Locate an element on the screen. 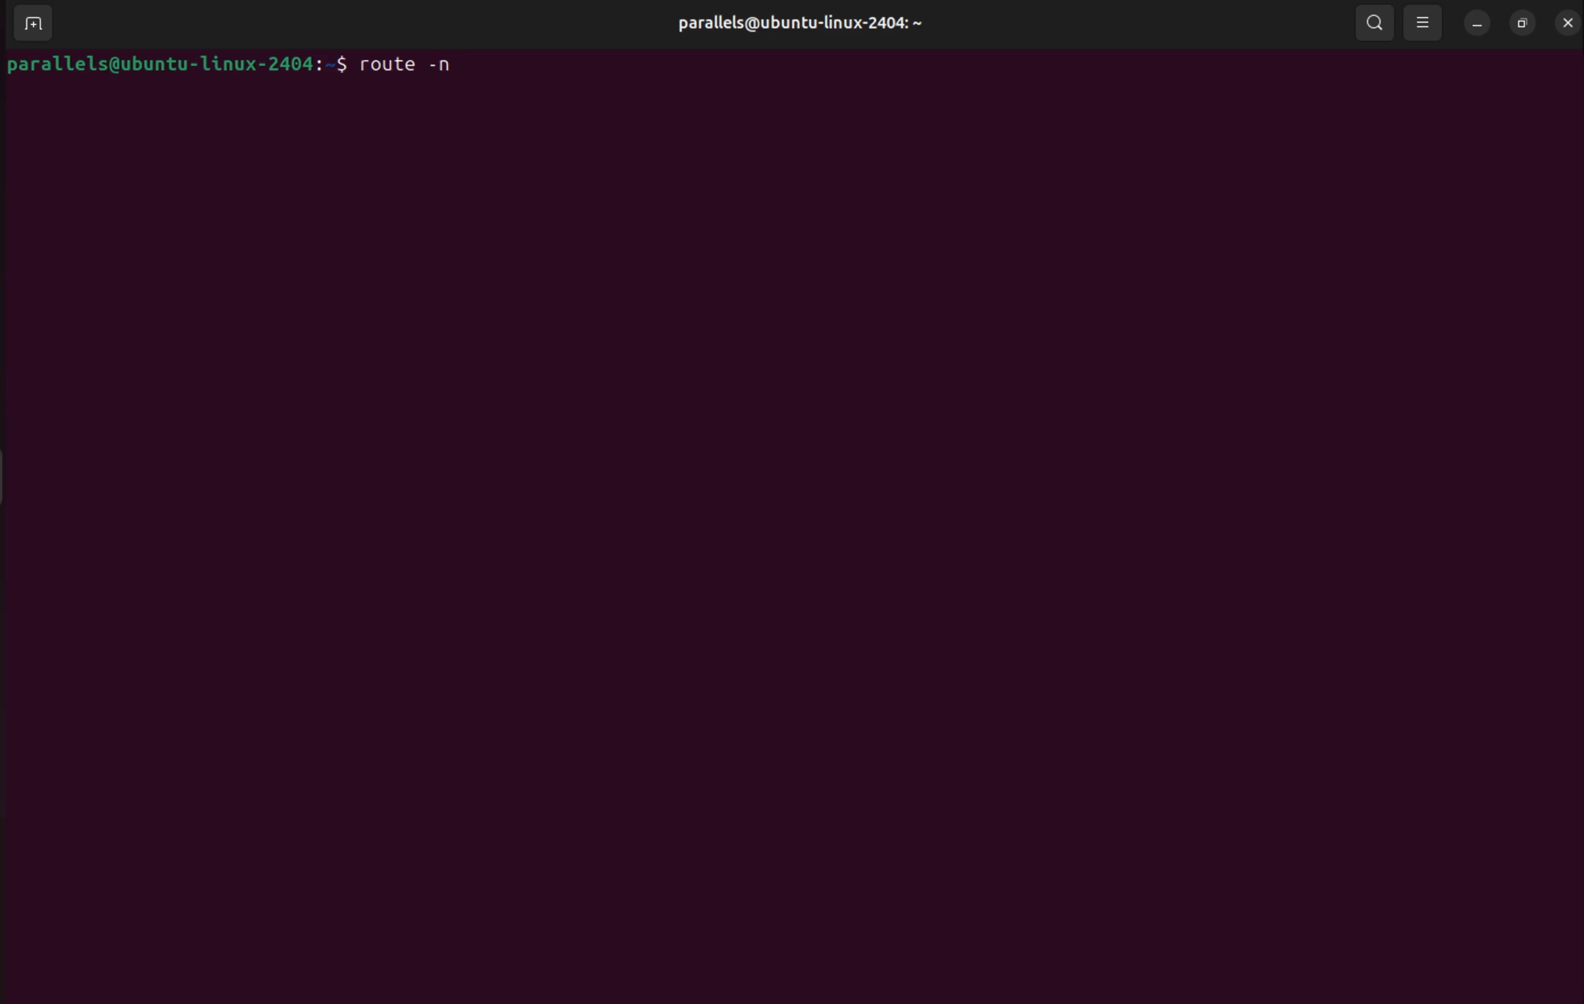 The image size is (1584, 1004). minimize is located at coordinates (1474, 22).